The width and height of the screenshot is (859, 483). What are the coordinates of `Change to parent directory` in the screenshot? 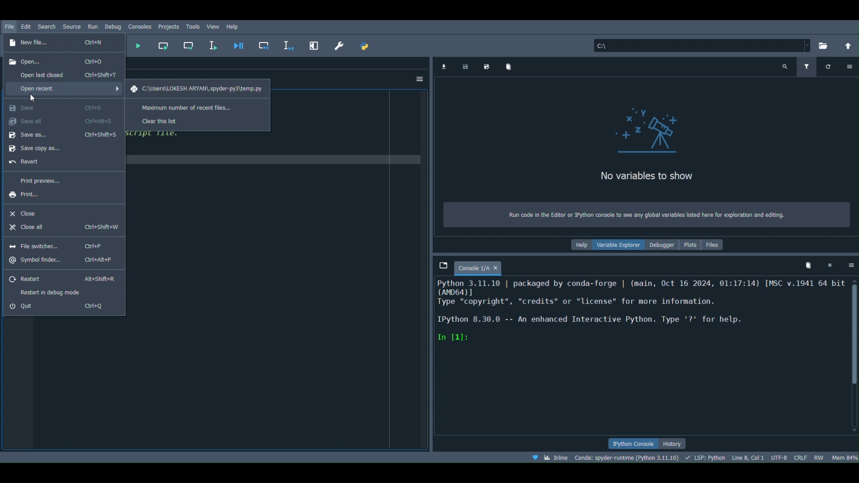 It's located at (843, 43).